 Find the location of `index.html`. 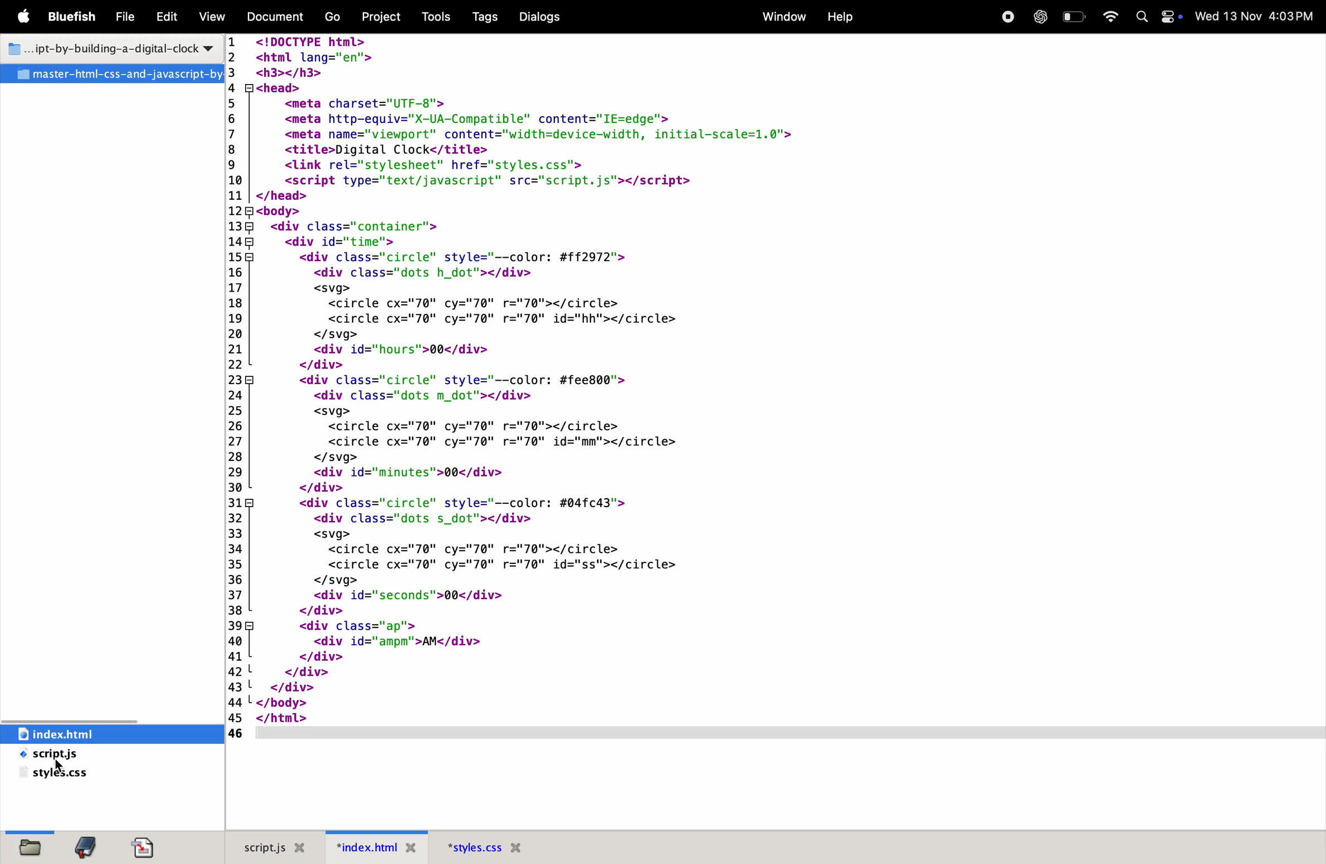

index.html is located at coordinates (103, 734).